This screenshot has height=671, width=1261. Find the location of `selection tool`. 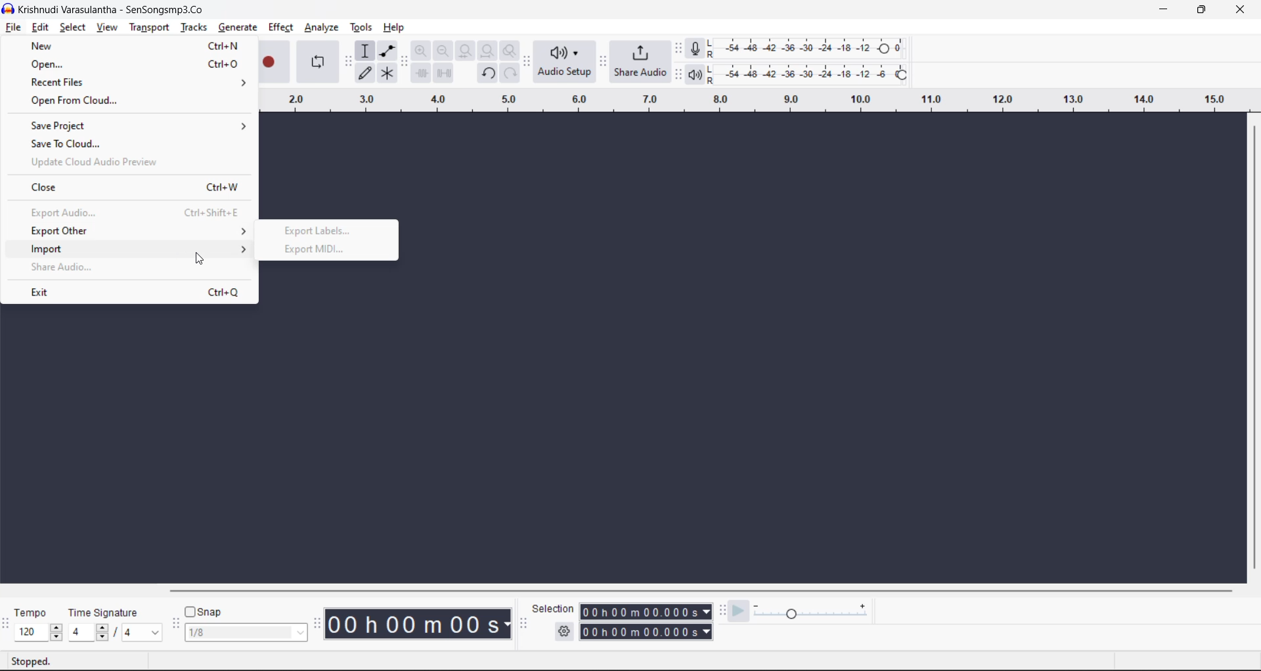

selection tool is located at coordinates (365, 51).